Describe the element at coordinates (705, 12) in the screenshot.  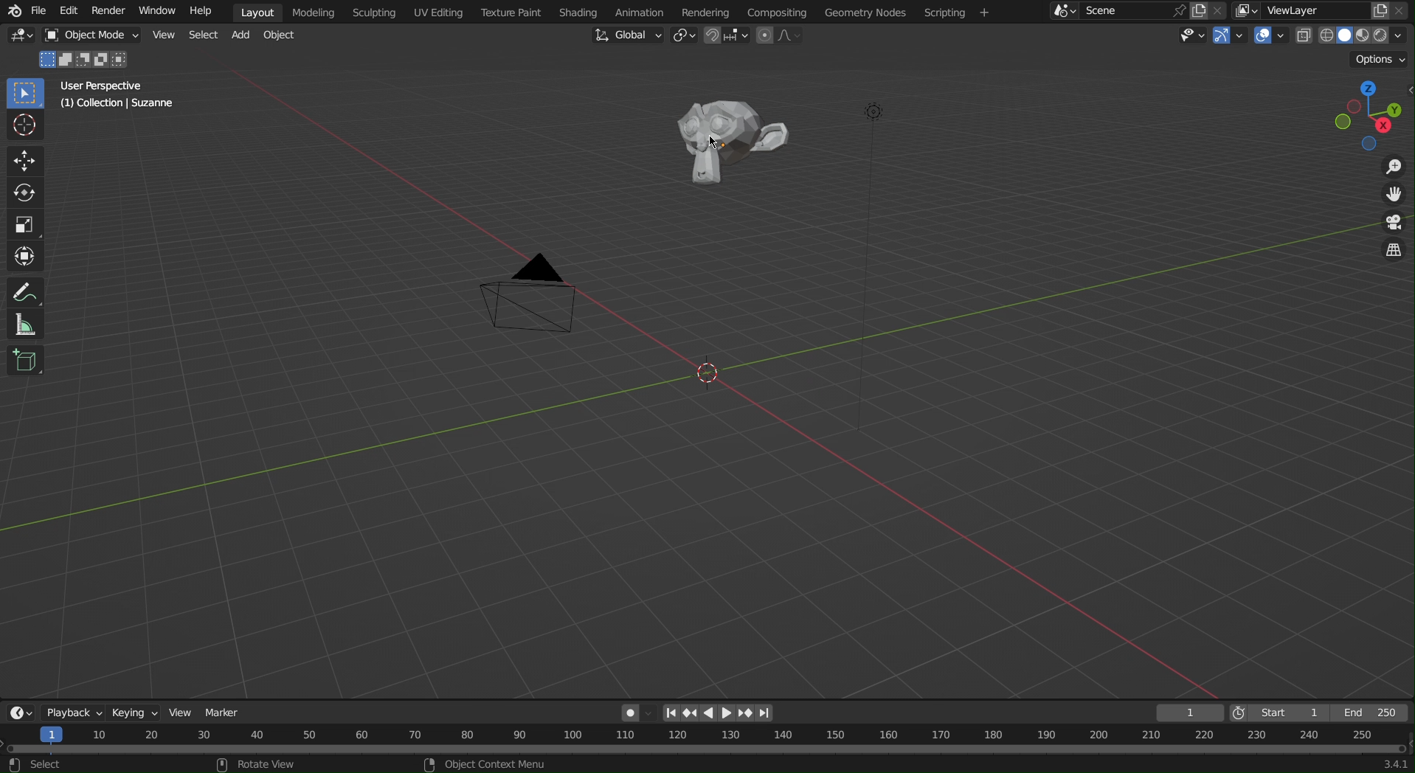
I see `Rendering` at that location.